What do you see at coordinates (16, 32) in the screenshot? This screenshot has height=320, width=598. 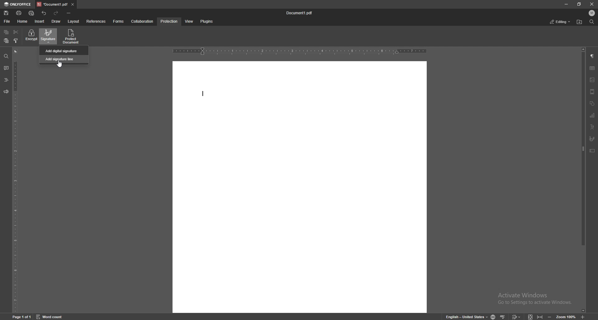 I see `cut` at bounding box center [16, 32].